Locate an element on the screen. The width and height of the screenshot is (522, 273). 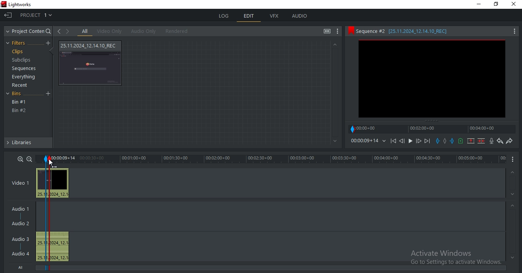
Close is located at coordinates (514, 6).